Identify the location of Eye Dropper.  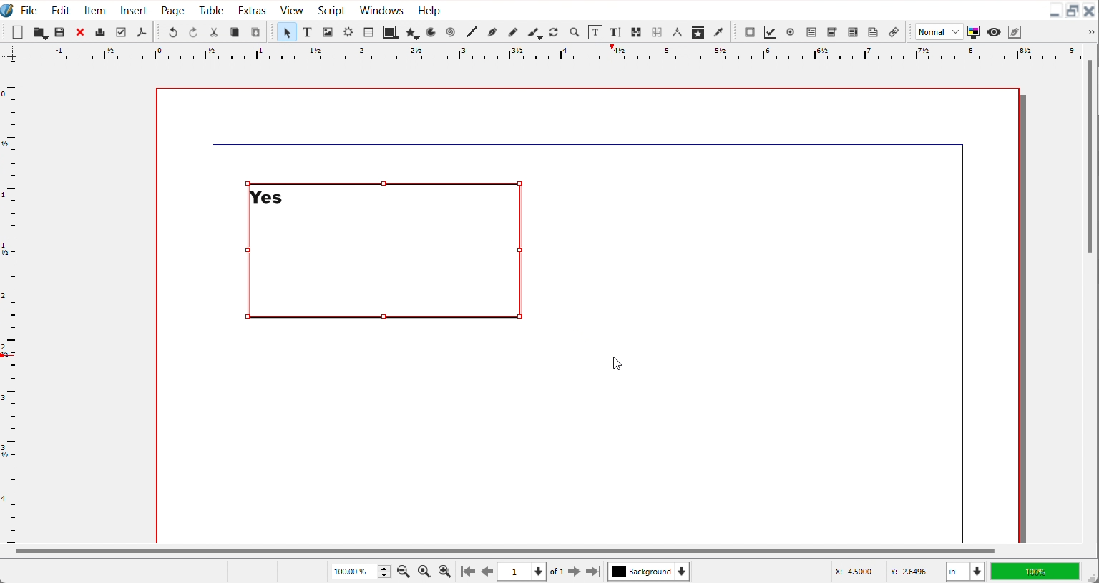
(720, 31).